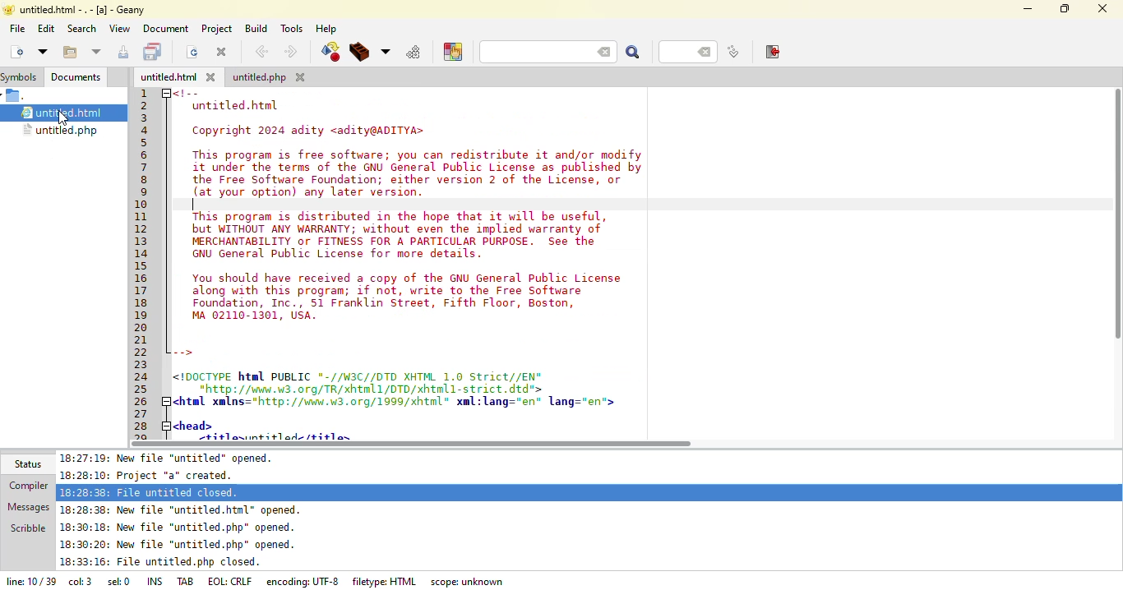  Describe the element at coordinates (734, 52) in the screenshot. I see `jump to entered line number` at that location.